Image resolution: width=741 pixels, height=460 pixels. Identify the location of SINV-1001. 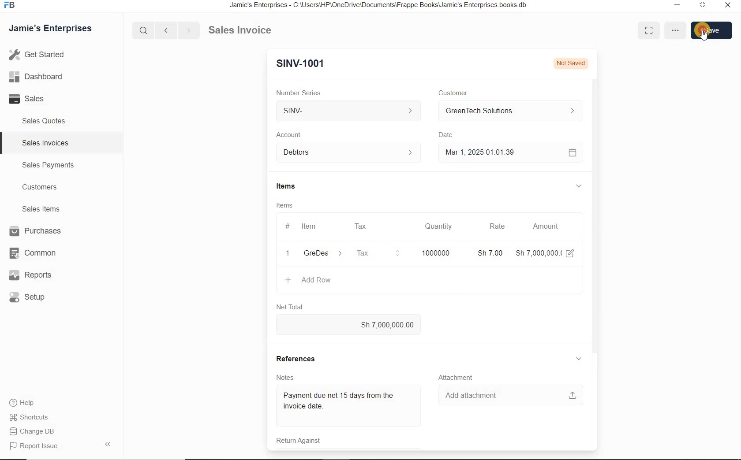
(298, 63).